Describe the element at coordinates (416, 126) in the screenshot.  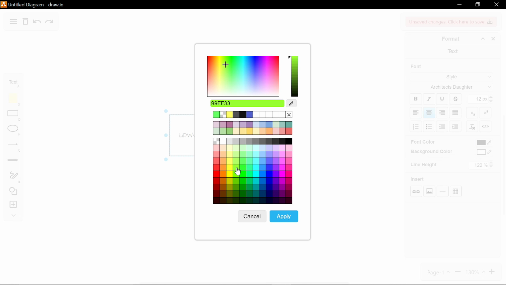
I see `numbered list` at that location.